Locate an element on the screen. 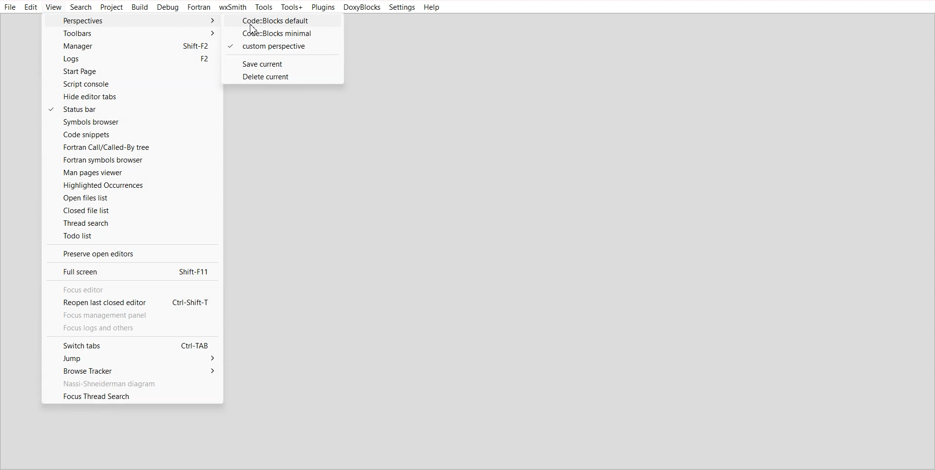 The width and height of the screenshot is (935, 470). Toolbars is located at coordinates (131, 33).